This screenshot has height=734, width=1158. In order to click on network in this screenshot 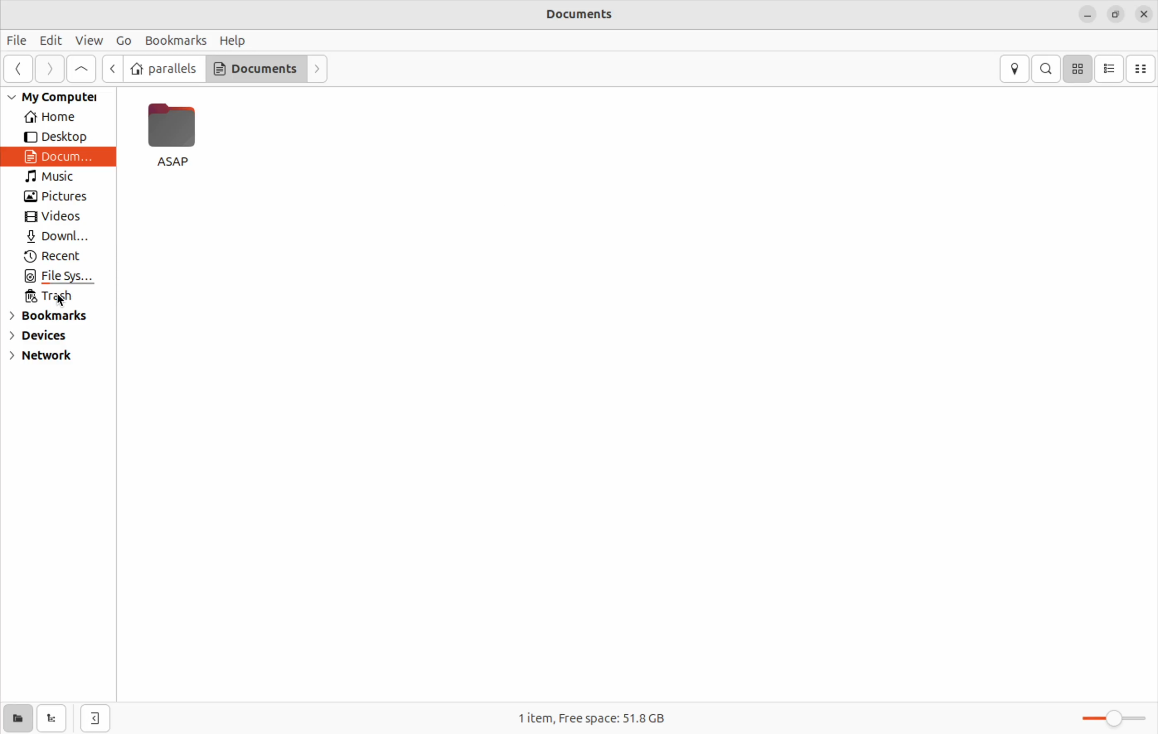, I will do `click(48, 359)`.